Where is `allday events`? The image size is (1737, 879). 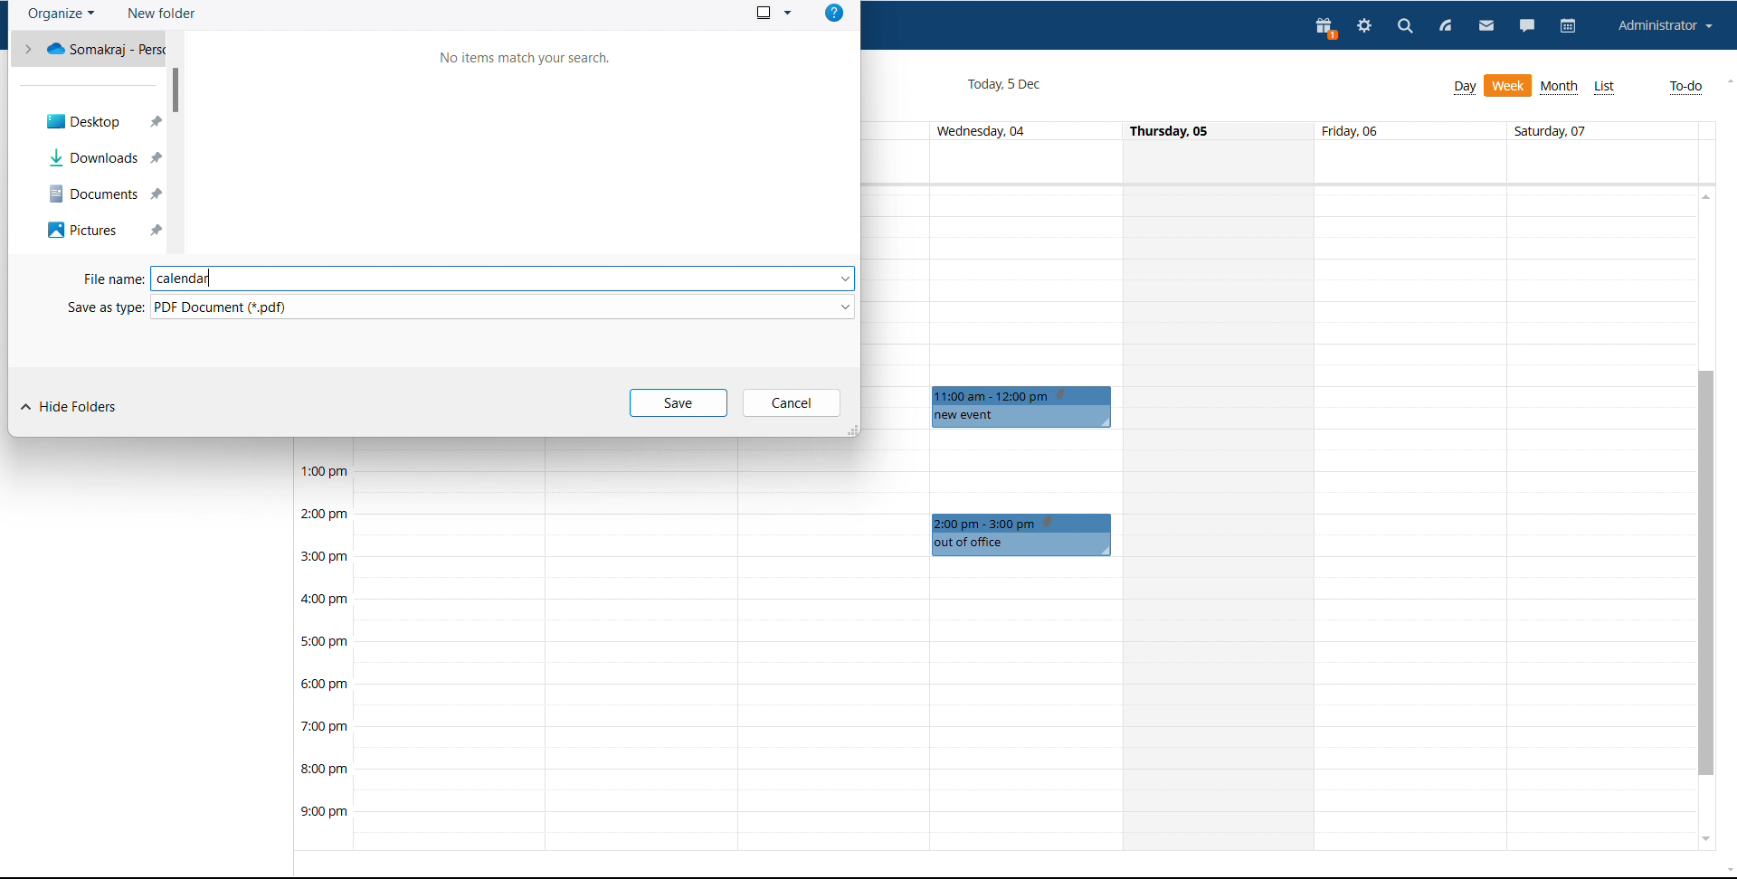 allday events is located at coordinates (1285, 161).